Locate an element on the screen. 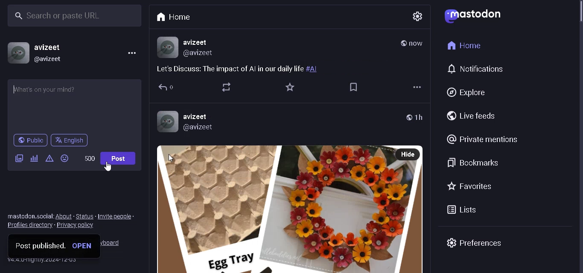 This screenshot has width=583, height=273. setting is located at coordinates (420, 17).